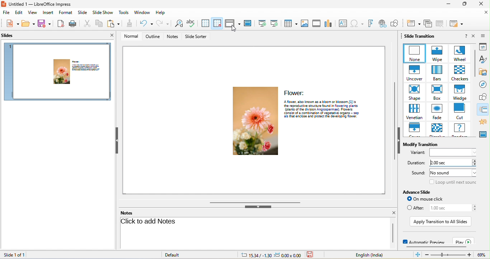 Image resolution: width=490 pixels, height=259 pixels. What do you see at coordinates (423, 241) in the screenshot?
I see `automatic preview` at bounding box center [423, 241].